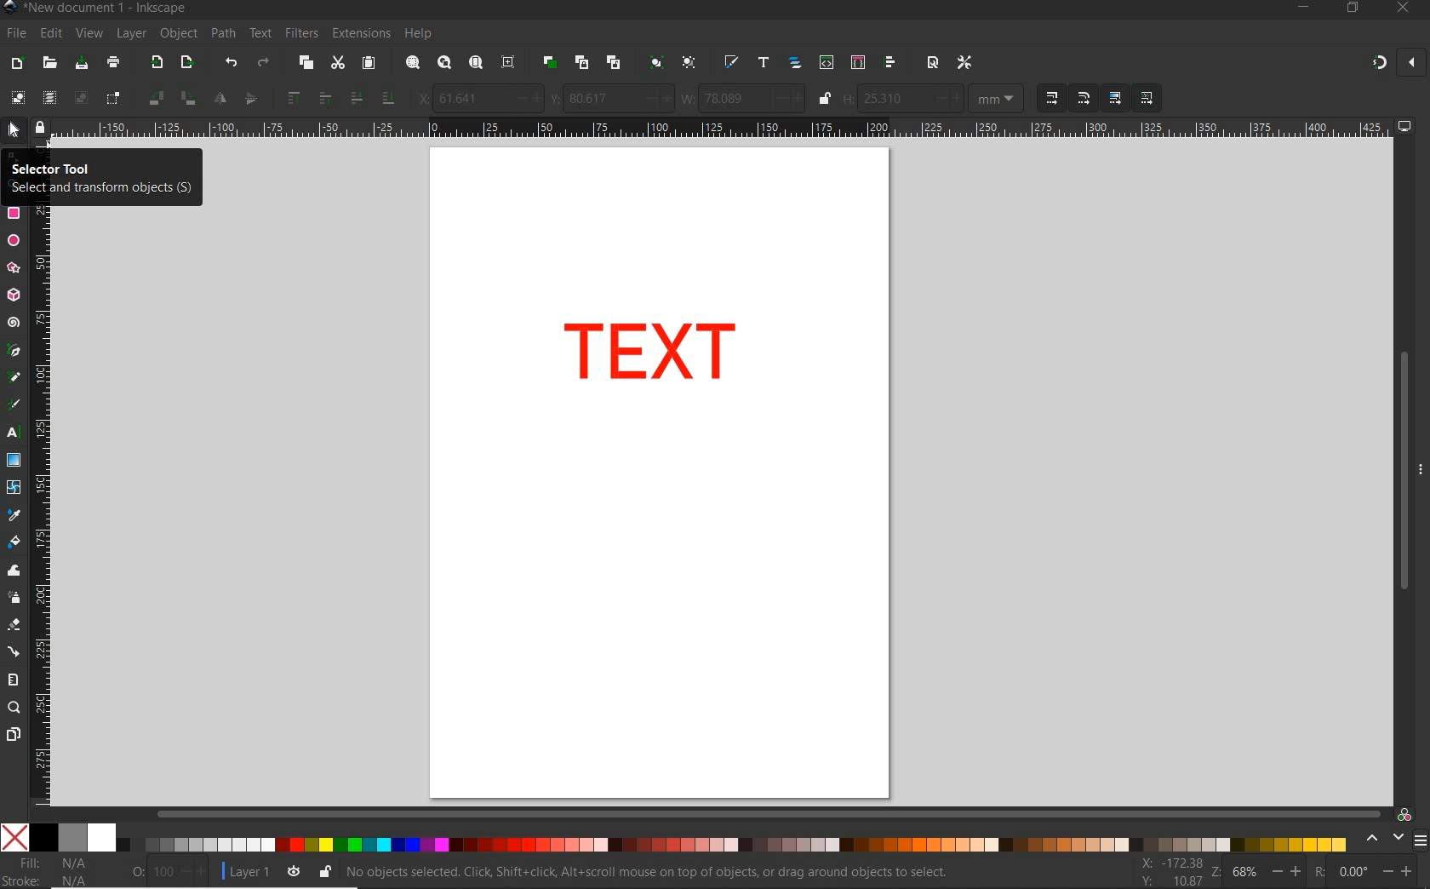 The height and width of the screenshot is (889, 1430). Describe the element at coordinates (263, 62) in the screenshot. I see `redo` at that location.